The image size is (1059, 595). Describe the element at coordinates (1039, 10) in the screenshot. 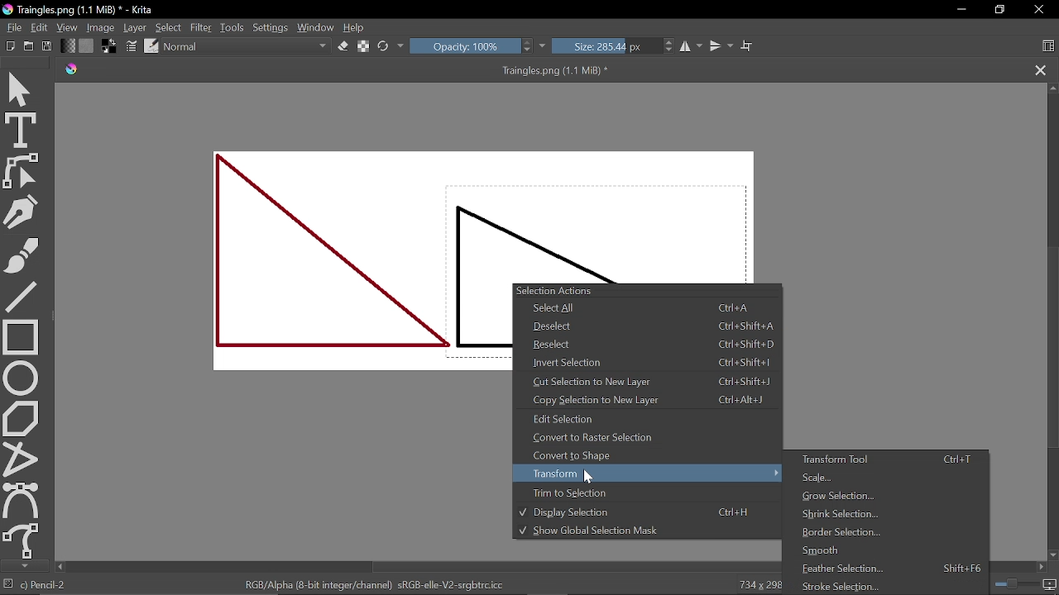

I see `CLose` at that location.